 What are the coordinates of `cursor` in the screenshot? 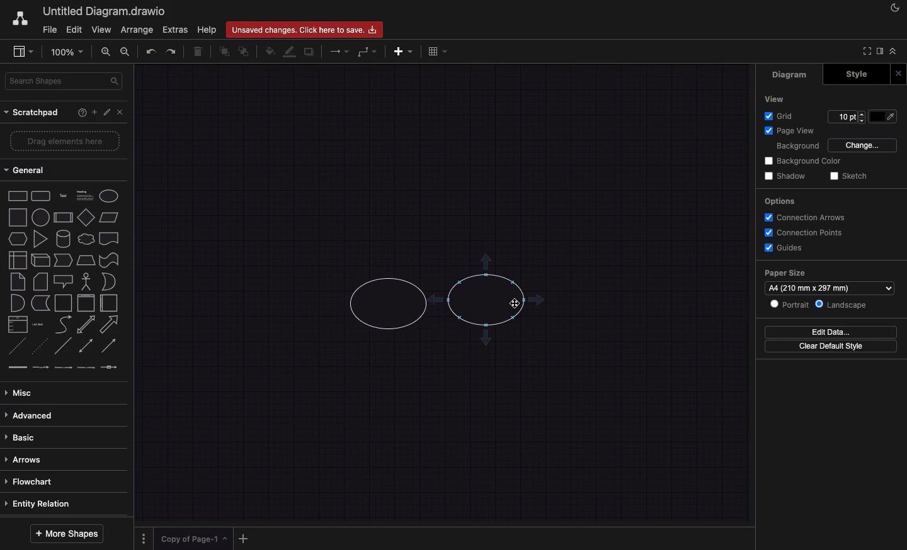 It's located at (514, 305).